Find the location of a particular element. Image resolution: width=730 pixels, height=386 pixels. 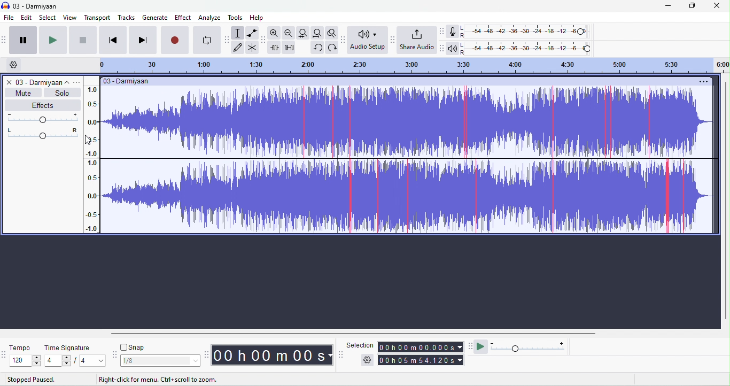

snap is located at coordinates (137, 346).